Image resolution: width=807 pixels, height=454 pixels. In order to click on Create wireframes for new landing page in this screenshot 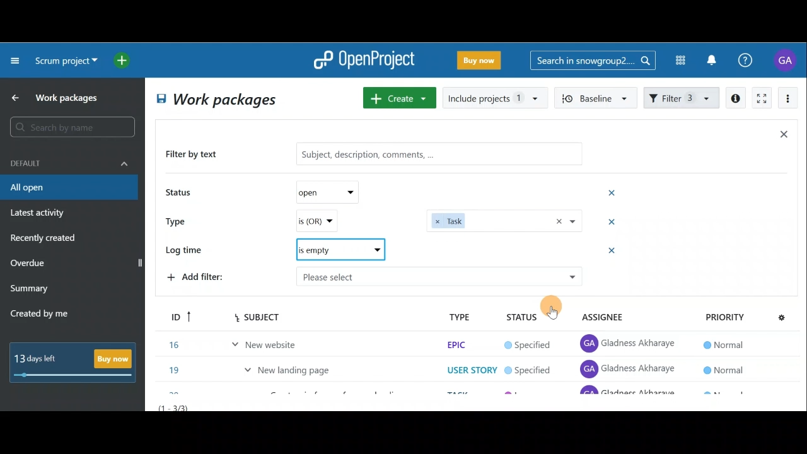, I will do `click(337, 370)`.